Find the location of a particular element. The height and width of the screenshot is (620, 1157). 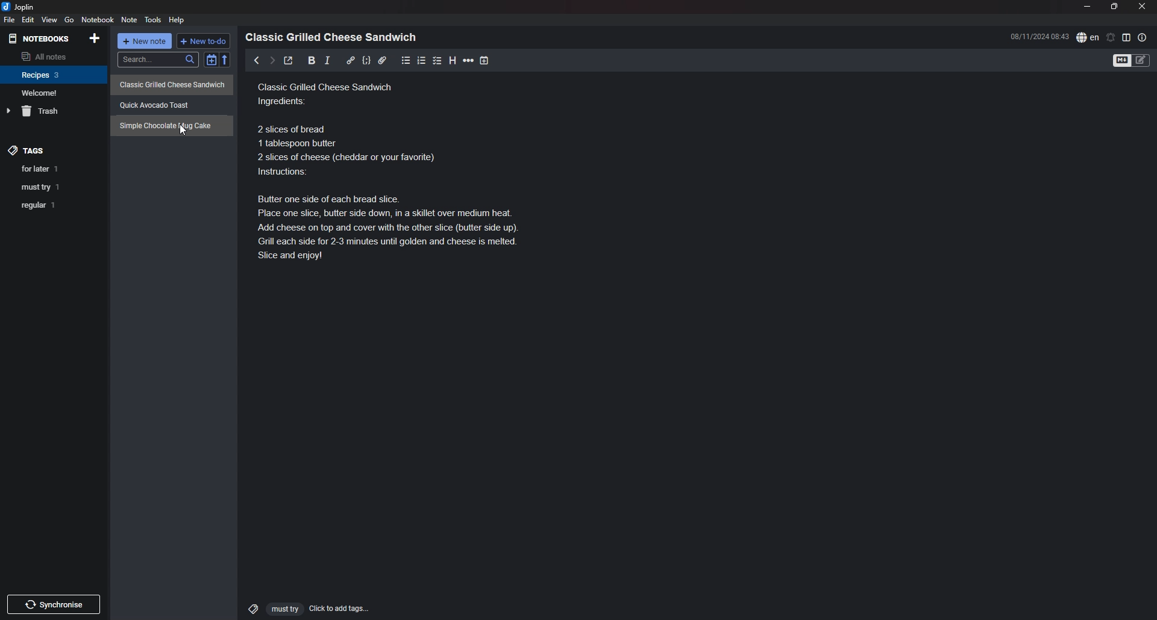

time is located at coordinates (1039, 36).